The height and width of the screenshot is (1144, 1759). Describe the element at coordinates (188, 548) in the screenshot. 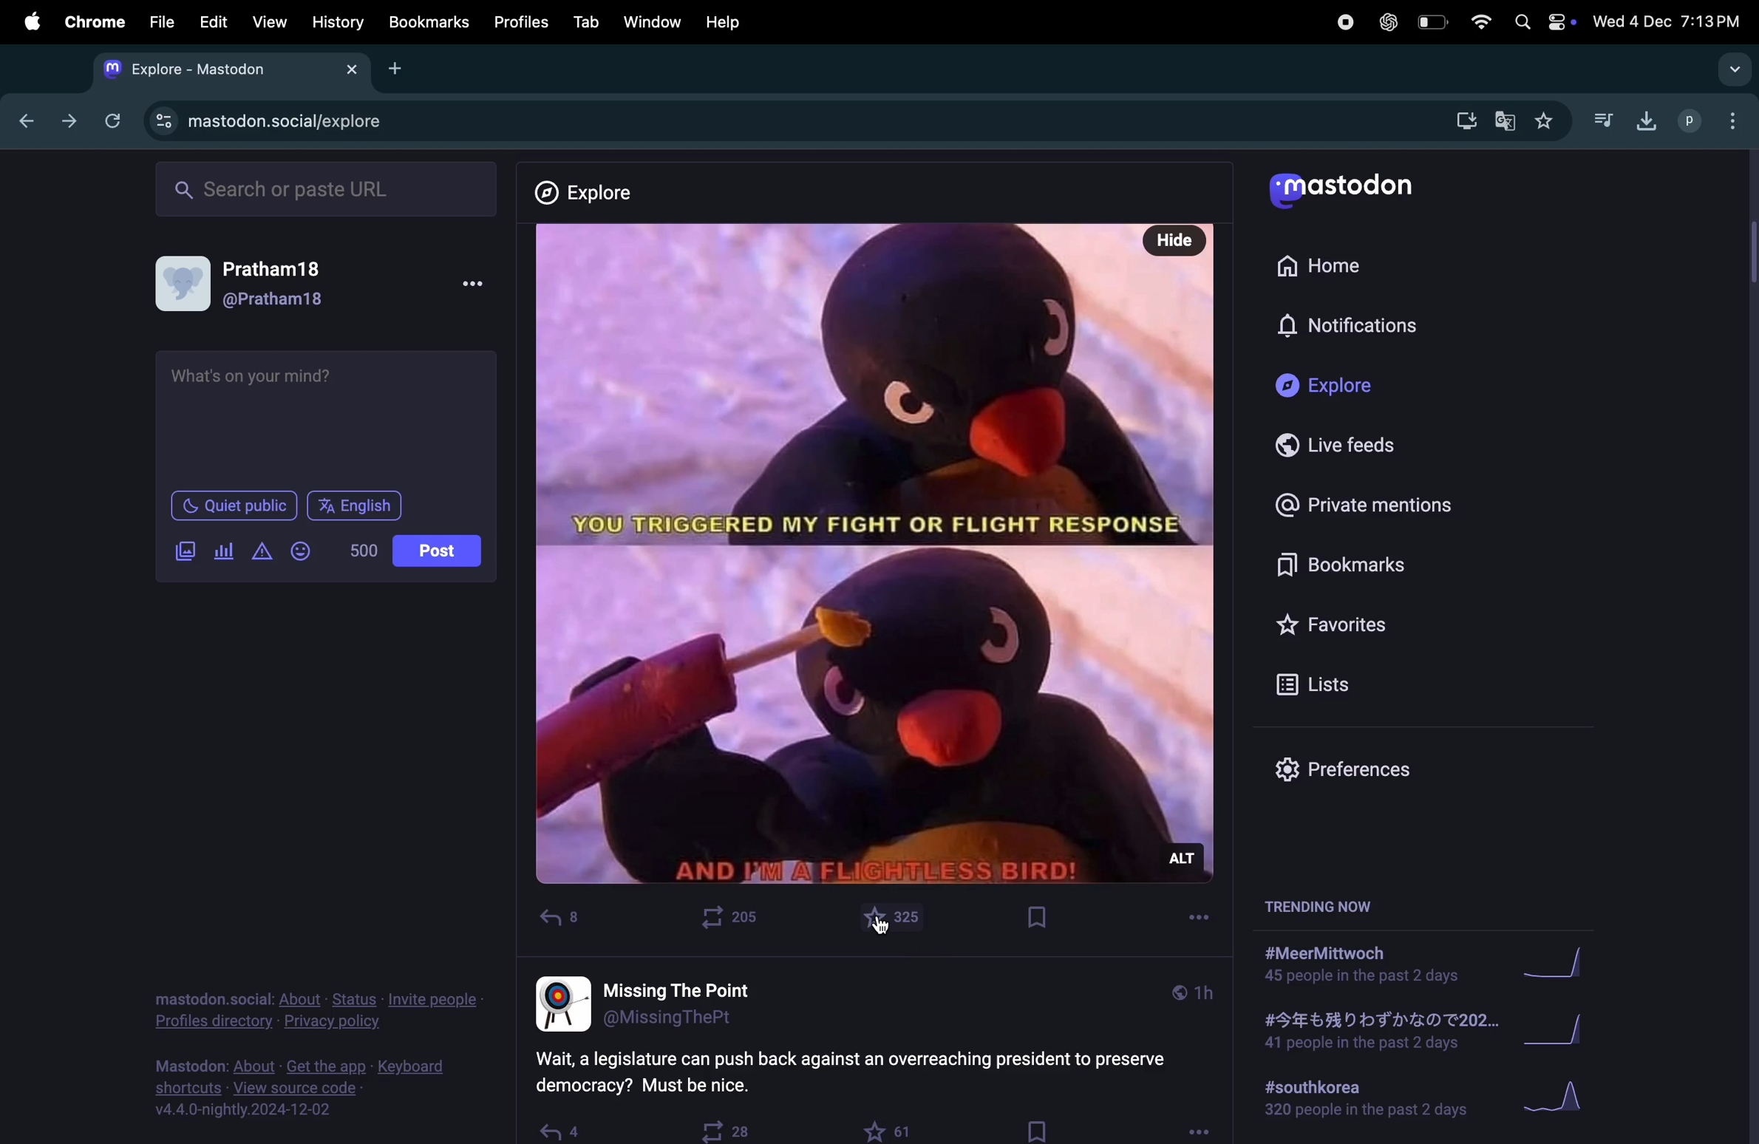

I see ` add image` at that location.